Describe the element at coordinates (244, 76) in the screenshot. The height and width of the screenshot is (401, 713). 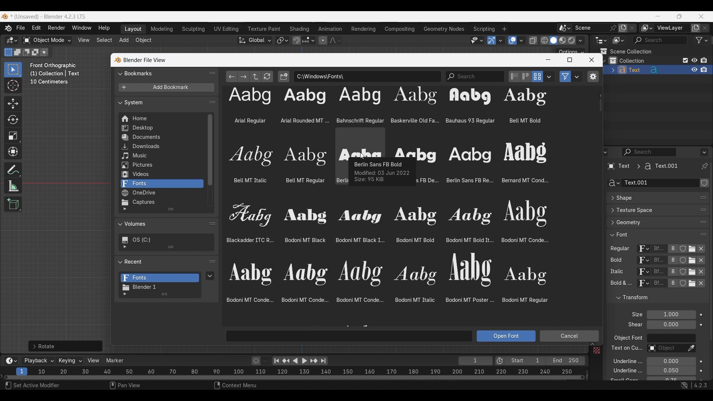
I see `Next folder` at that location.